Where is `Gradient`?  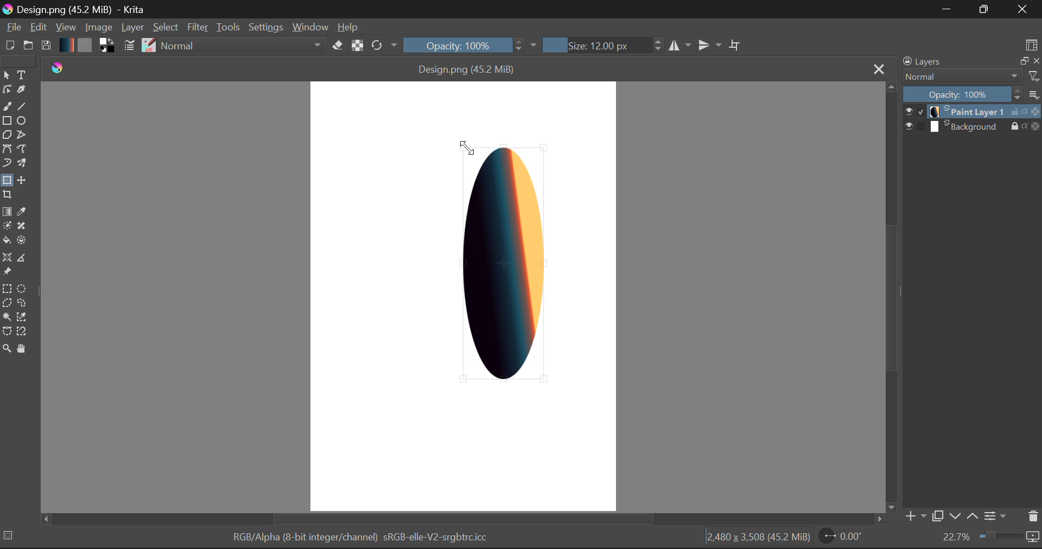 Gradient is located at coordinates (66, 44).